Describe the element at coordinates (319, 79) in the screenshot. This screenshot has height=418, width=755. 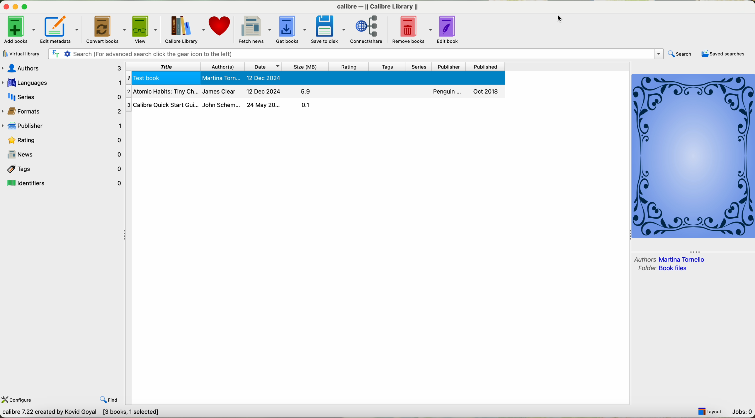
I see `Test book` at that location.